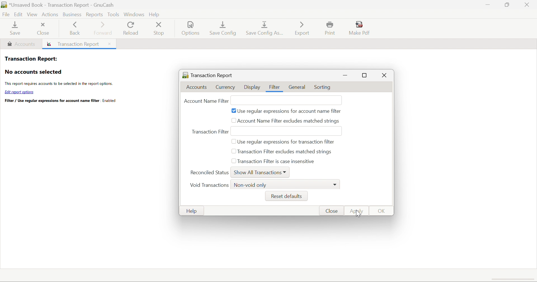  What do you see at coordinates (276, 161) in the screenshot?
I see `Transaction filter is case insensitive` at bounding box center [276, 161].